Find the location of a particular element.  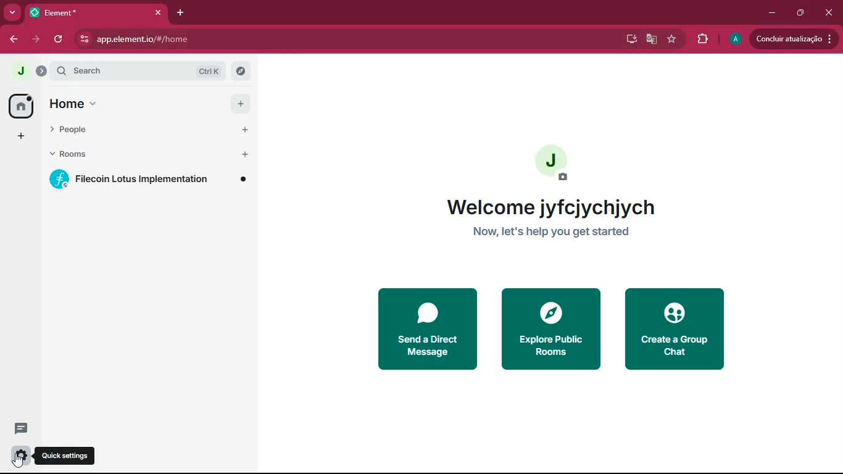

refresh is located at coordinates (59, 39).